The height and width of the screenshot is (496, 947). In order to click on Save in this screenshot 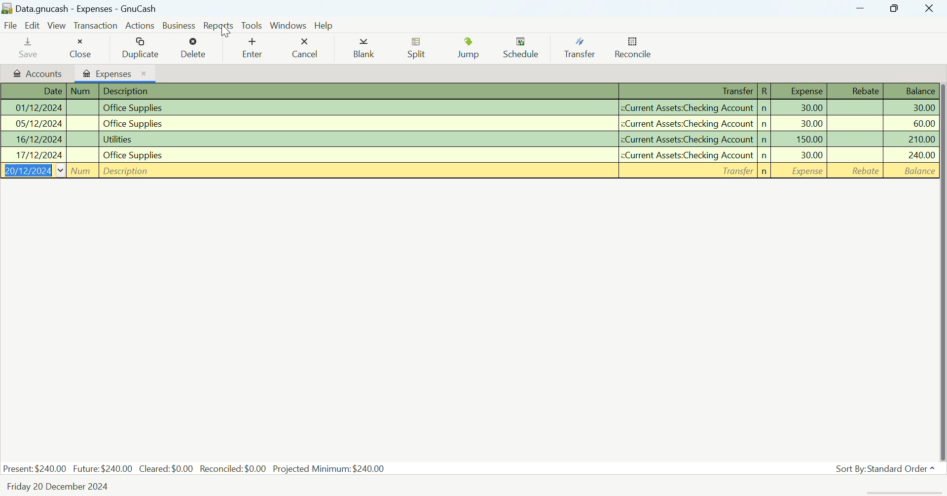, I will do `click(27, 50)`.